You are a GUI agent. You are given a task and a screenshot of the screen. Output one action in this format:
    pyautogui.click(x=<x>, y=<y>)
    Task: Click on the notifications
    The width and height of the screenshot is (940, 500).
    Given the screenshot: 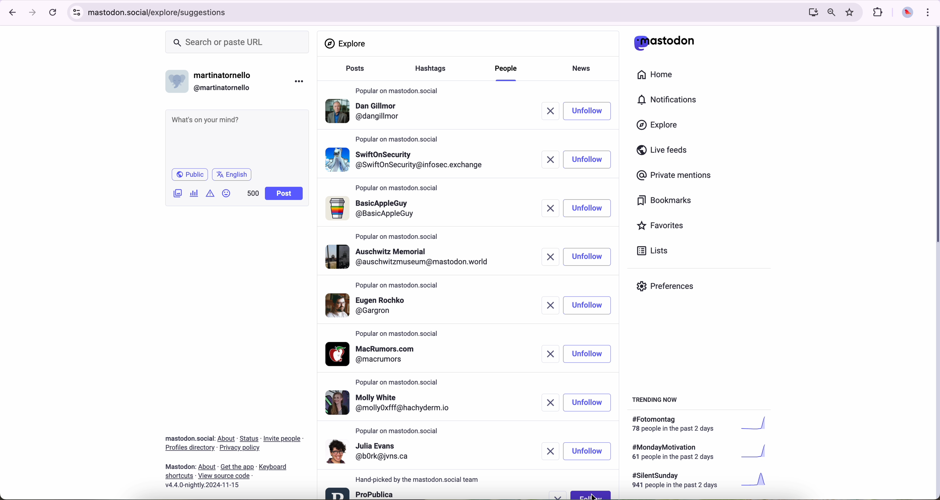 What is the action you would take?
    pyautogui.click(x=670, y=100)
    